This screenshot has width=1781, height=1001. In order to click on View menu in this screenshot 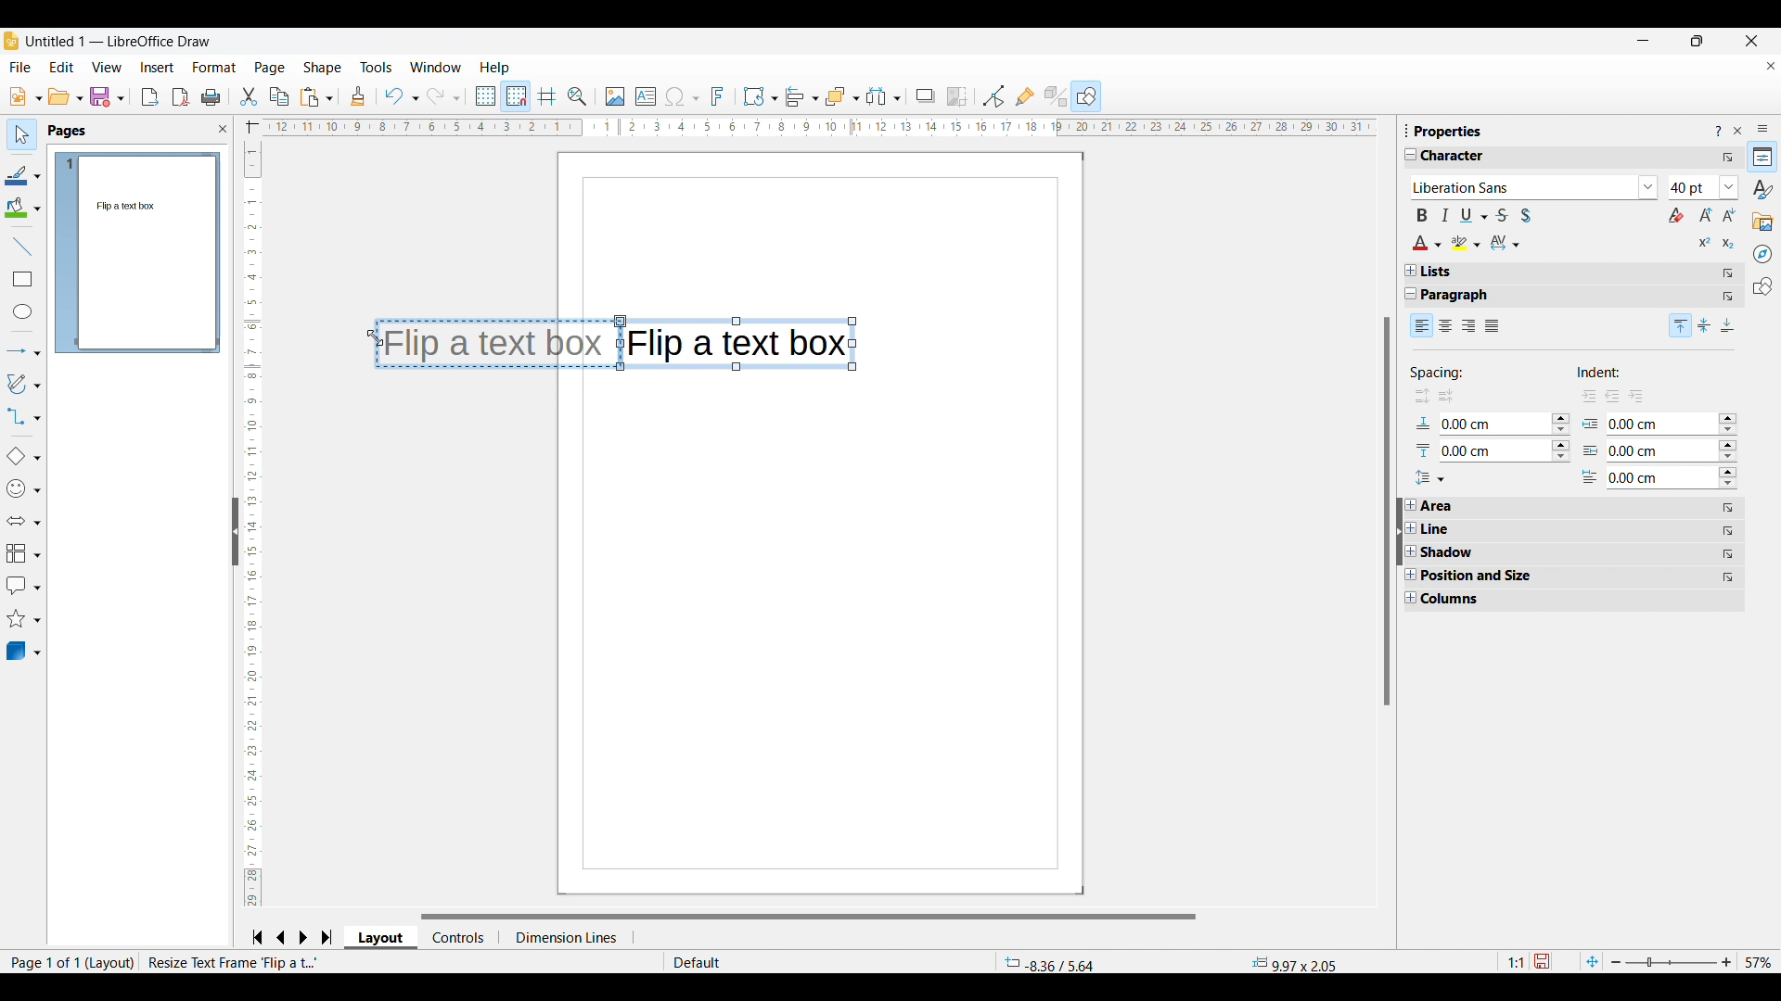, I will do `click(107, 67)`.